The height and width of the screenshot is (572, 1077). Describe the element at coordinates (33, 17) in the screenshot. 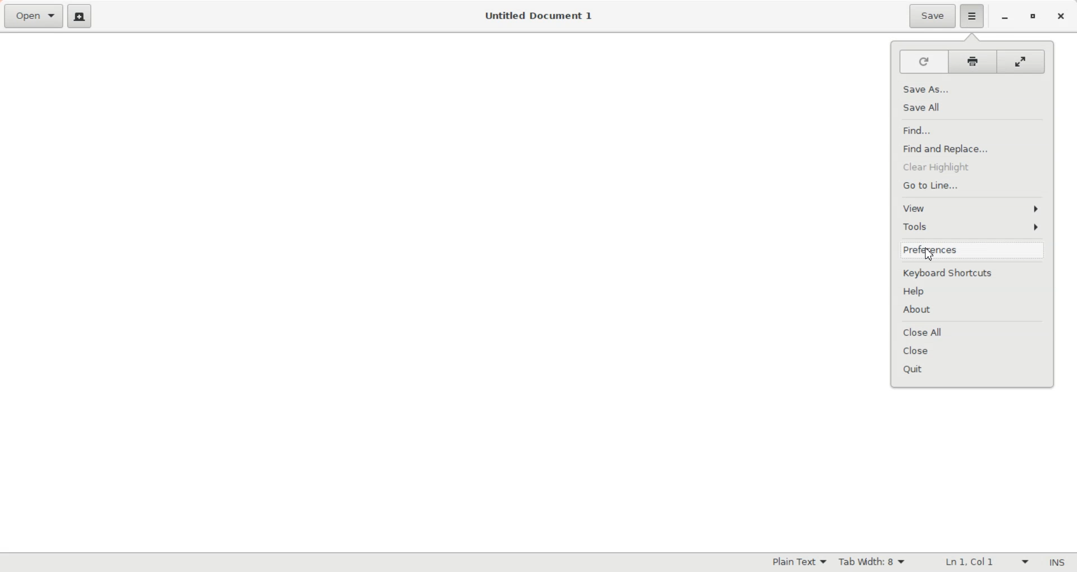

I see `Open file` at that location.